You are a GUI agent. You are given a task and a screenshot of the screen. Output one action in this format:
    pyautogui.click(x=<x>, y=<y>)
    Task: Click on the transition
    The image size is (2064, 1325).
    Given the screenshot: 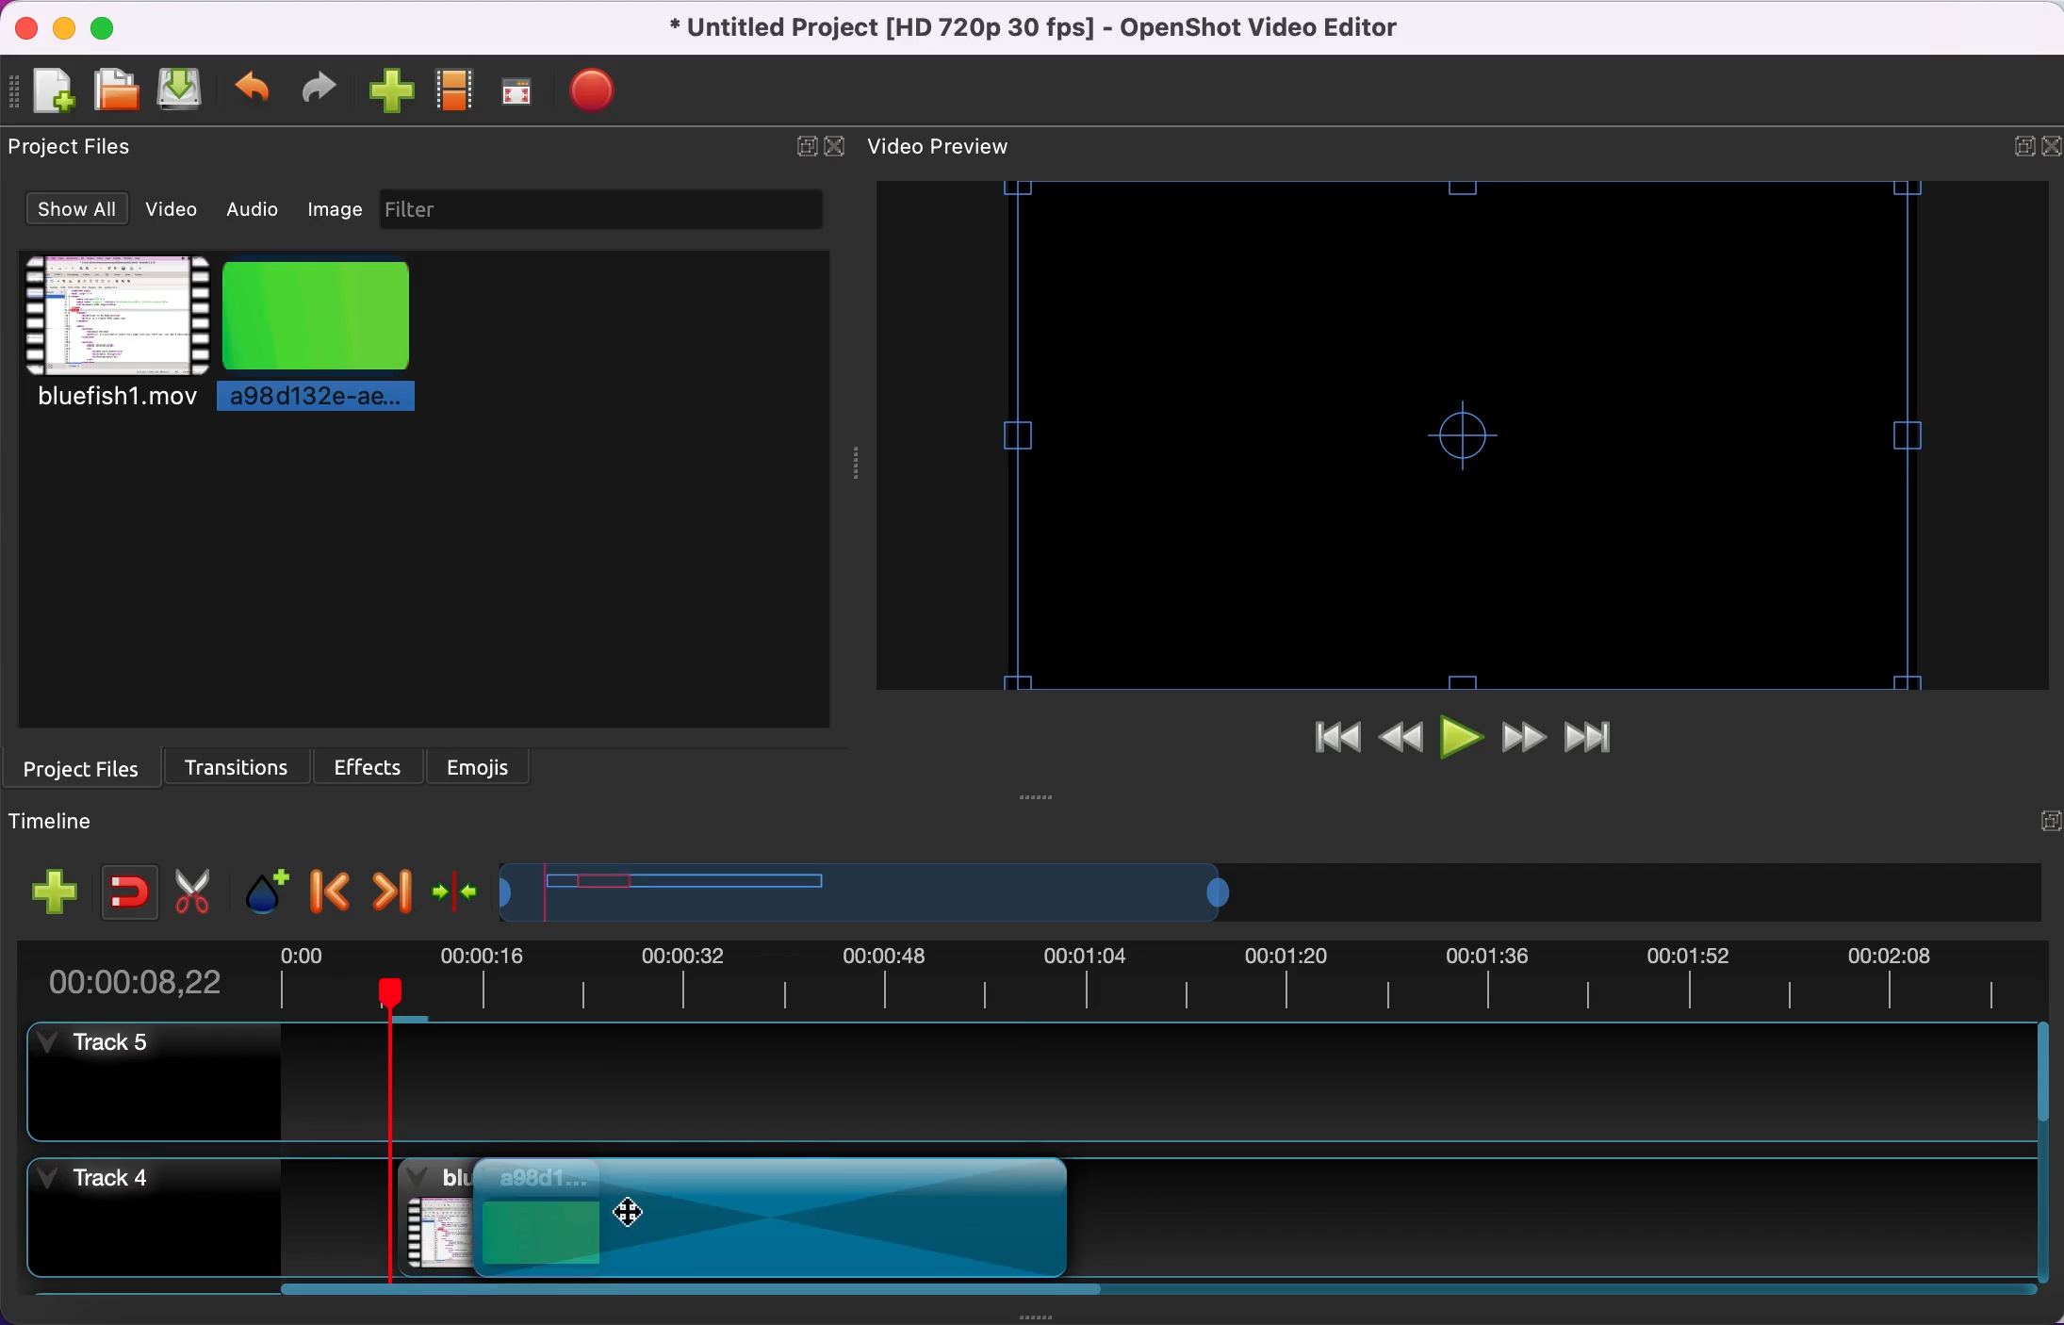 What is the action you would take?
    pyautogui.click(x=790, y=1213)
    